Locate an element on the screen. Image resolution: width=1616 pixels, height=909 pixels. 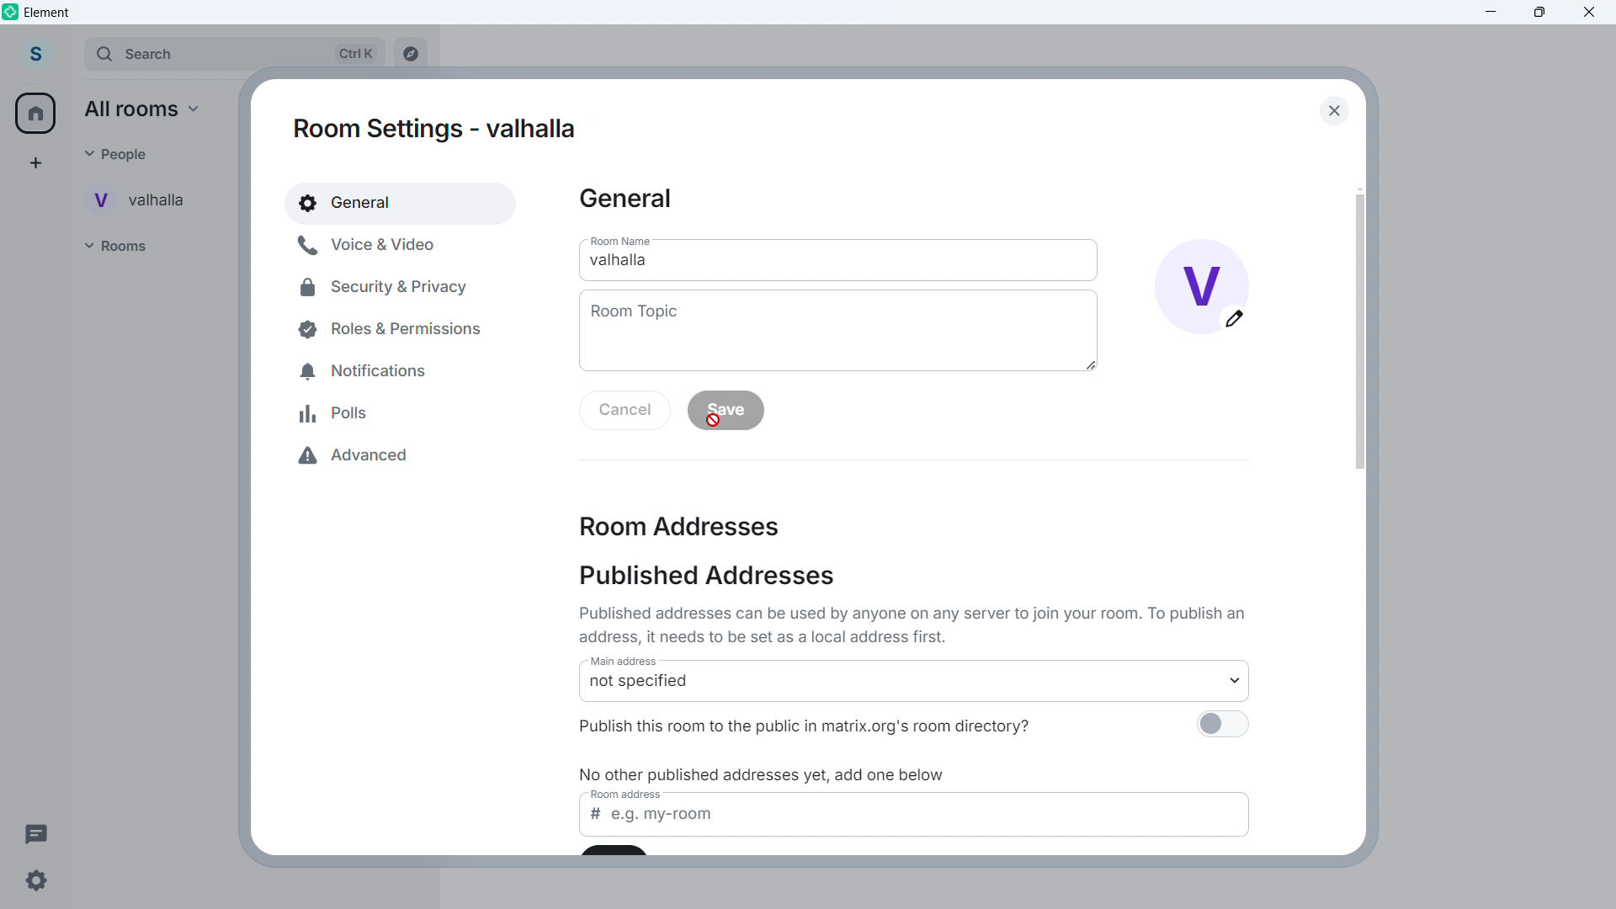
no other published addresses yet,add one below is located at coordinates (767, 774).